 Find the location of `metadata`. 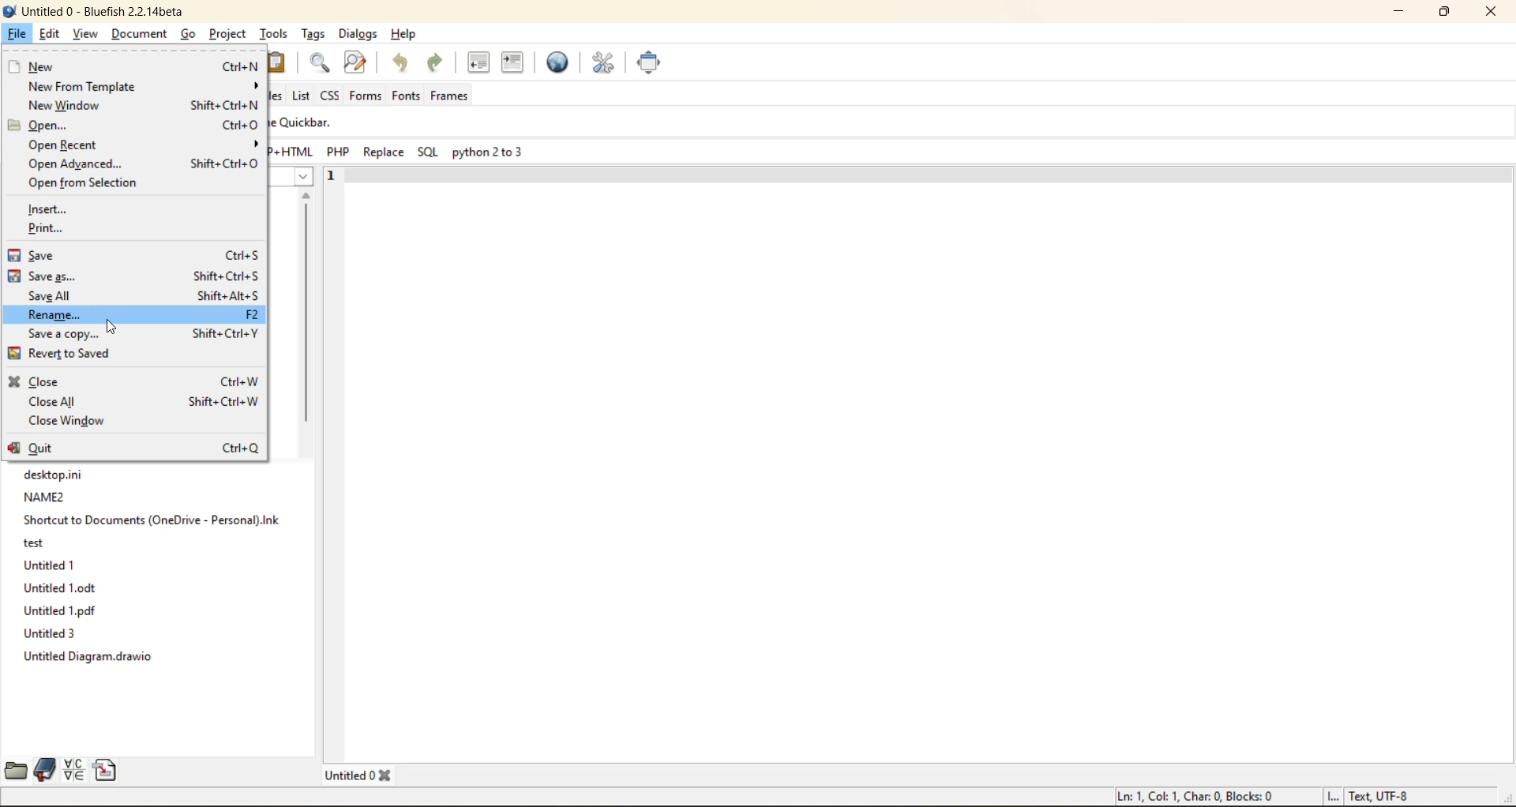

metadata is located at coordinates (1265, 797).